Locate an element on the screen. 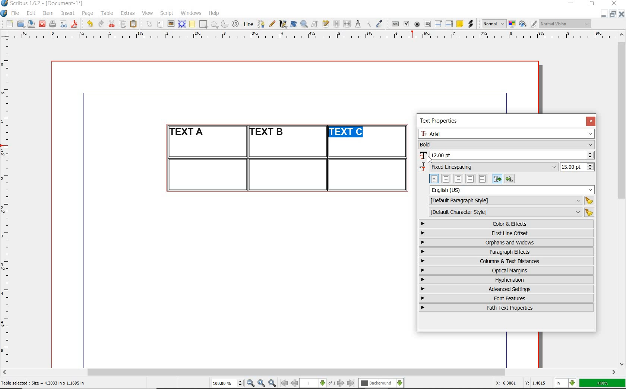 This screenshot has height=389, width=626. copy is located at coordinates (123, 25).